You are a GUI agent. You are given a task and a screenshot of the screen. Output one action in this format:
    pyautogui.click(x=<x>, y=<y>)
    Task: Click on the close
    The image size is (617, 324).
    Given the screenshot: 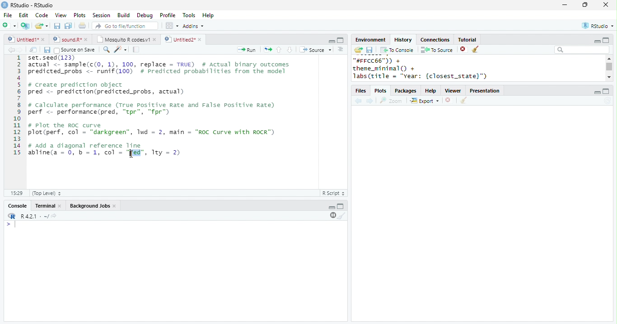 What is the action you would take?
    pyautogui.click(x=606, y=5)
    